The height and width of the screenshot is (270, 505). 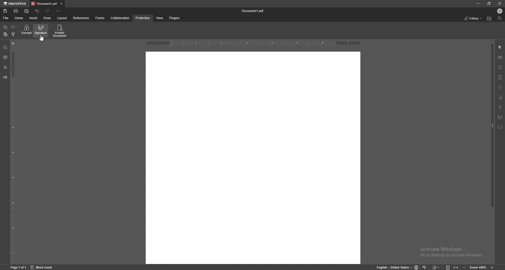 I want to click on undo, so click(x=38, y=11).